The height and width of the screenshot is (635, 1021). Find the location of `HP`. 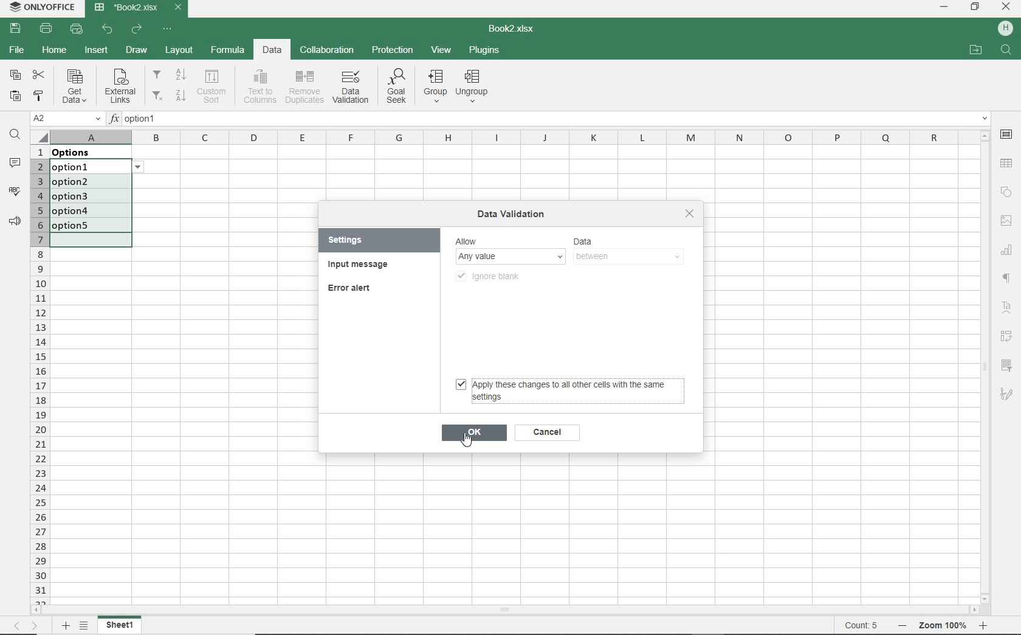

HP is located at coordinates (1006, 29).